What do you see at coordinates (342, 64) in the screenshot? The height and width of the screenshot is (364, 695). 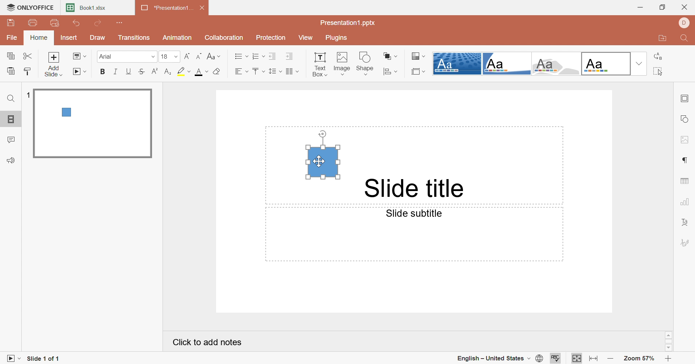 I see `Image` at bounding box center [342, 64].